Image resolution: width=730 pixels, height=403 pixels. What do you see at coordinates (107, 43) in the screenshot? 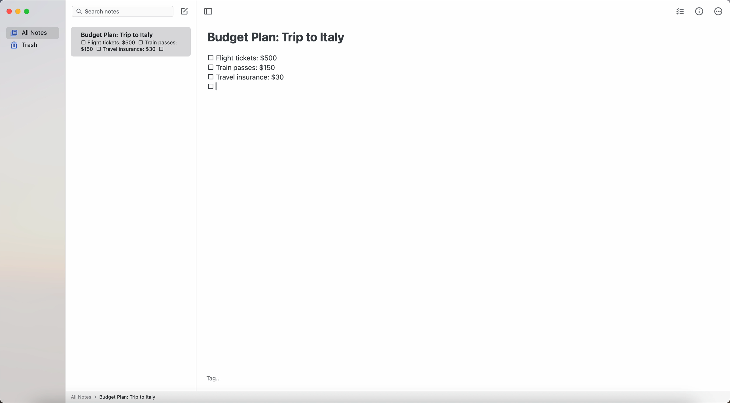
I see `flight tickets: $500` at bounding box center [107, 43].